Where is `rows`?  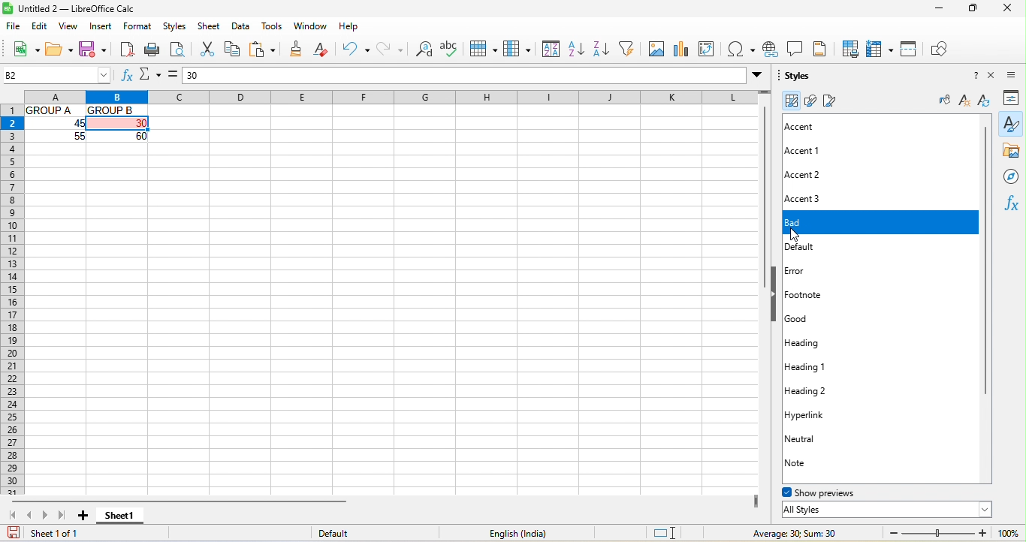 rows is located at coordinates (12, 300).